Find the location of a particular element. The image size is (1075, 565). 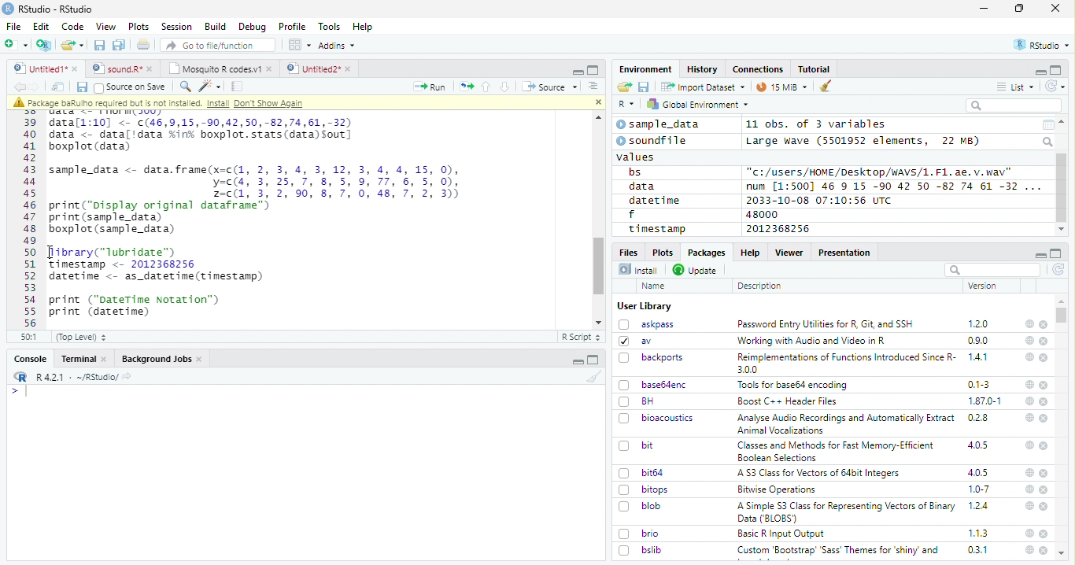

base64enc is located at coordinates (653, 384).